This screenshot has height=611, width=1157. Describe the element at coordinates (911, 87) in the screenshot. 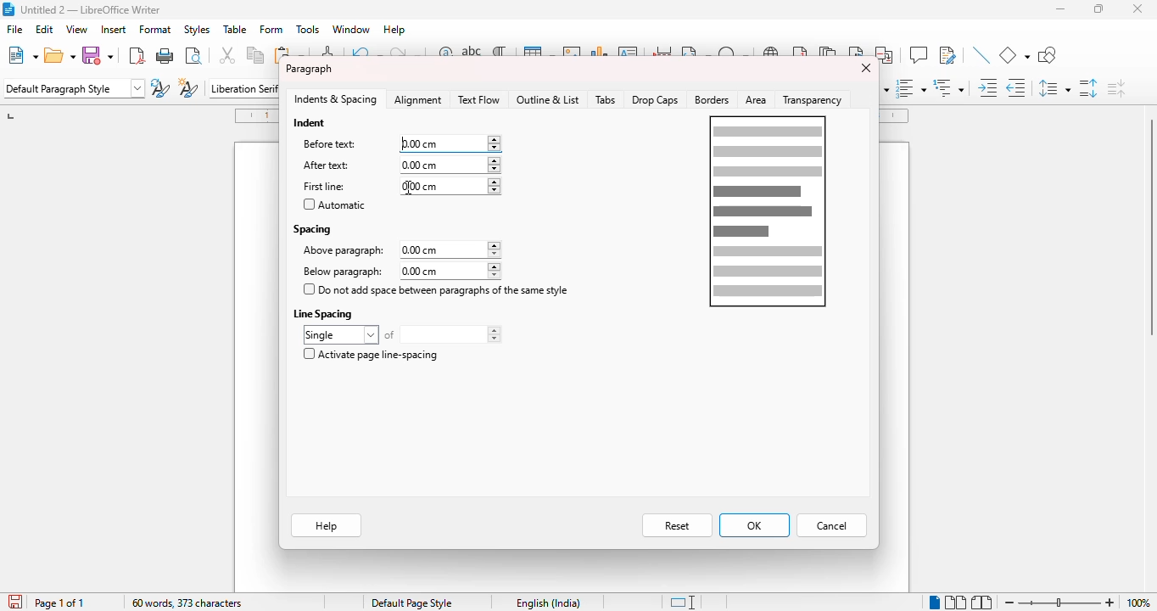

I see `toggle ordered list` at that location.